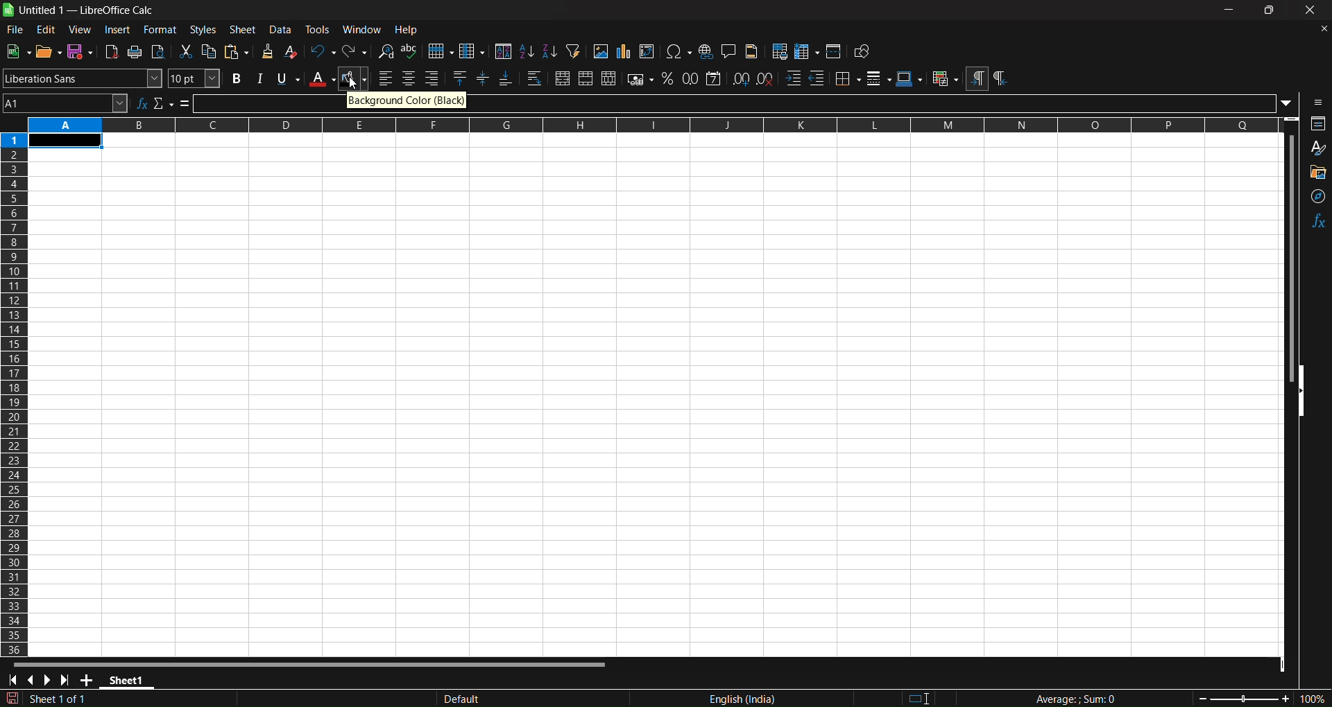  What do you see at coordinates (1315, 218) in the screenshot?
I see `functions` at bounding box center [1315, 218].